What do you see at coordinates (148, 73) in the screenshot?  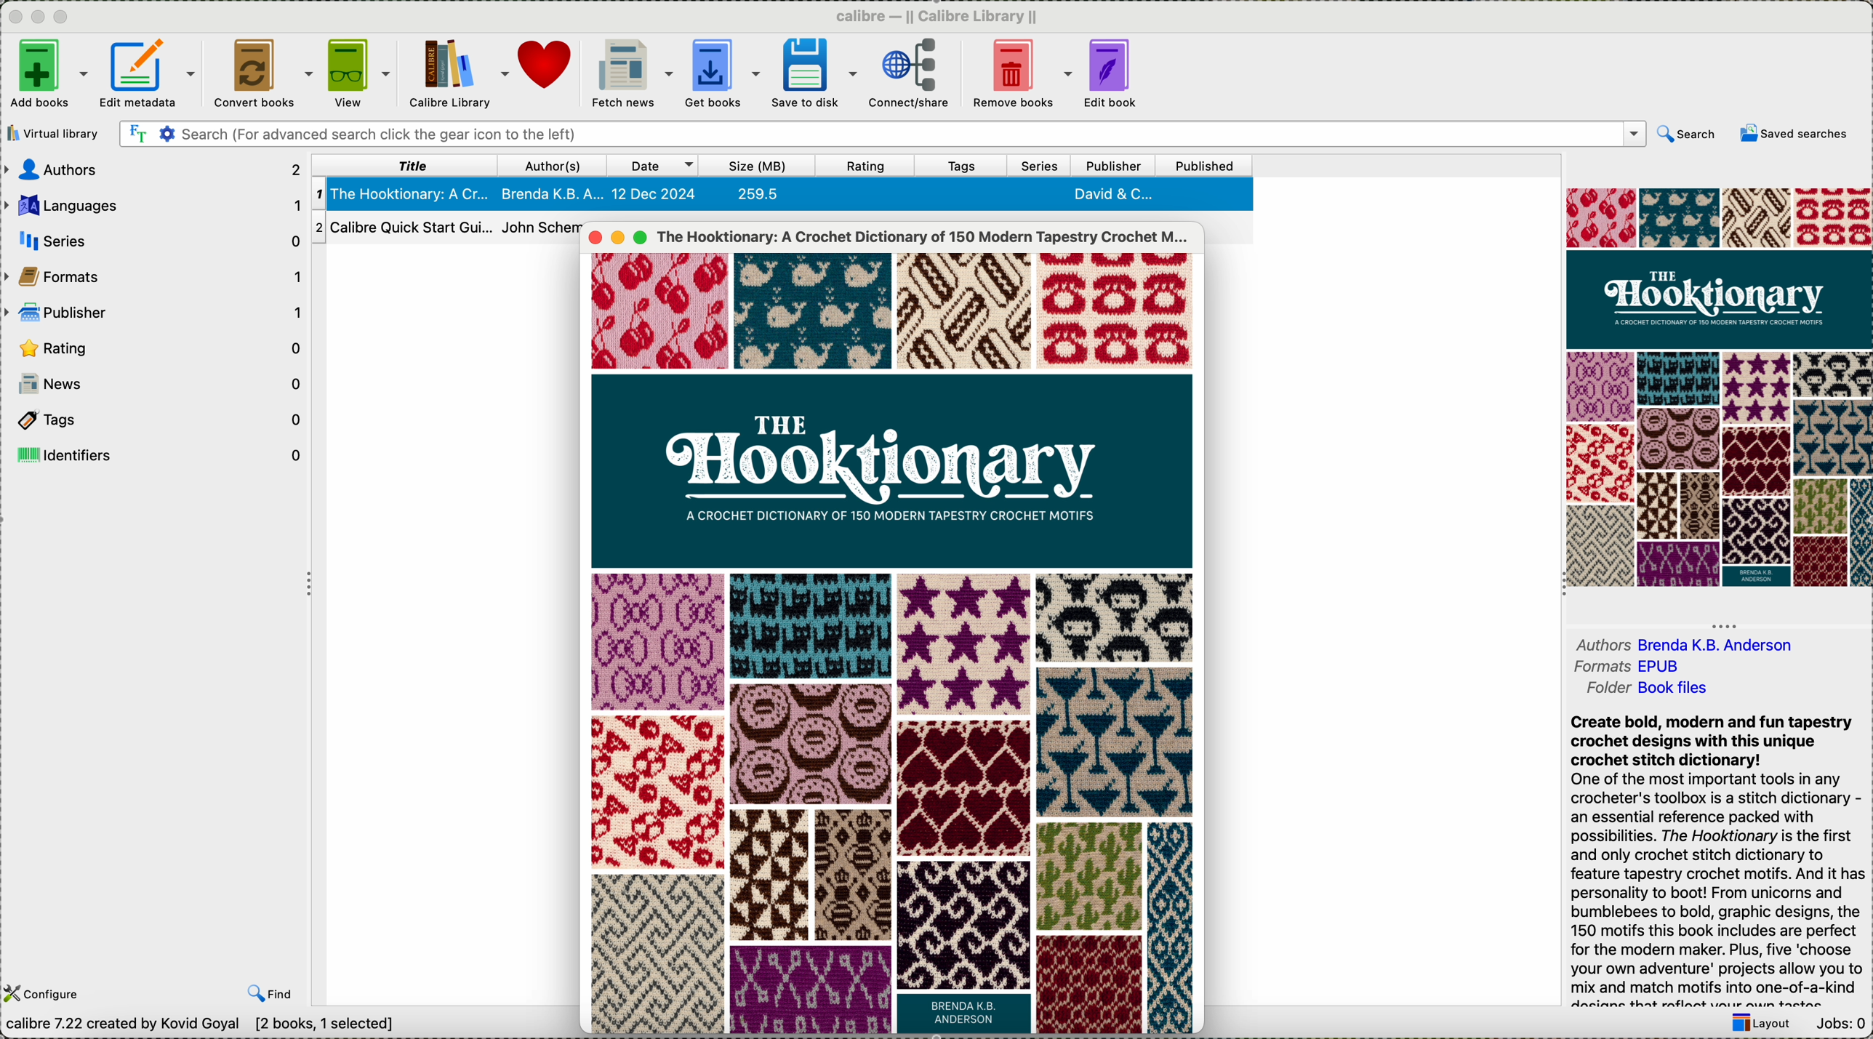 I see `edit metadata` at bounding box center [148, 73].